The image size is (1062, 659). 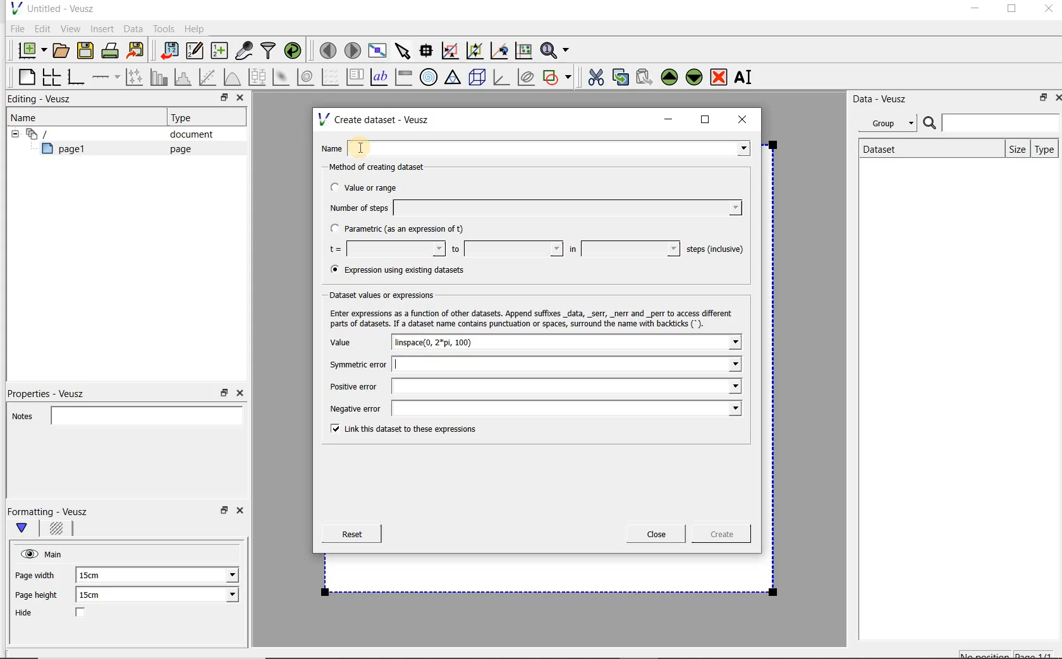 What do you see at coordinates (107, 77) in the screenshot?
I see `add an axis to a plot` at bounding box center [107, 77].